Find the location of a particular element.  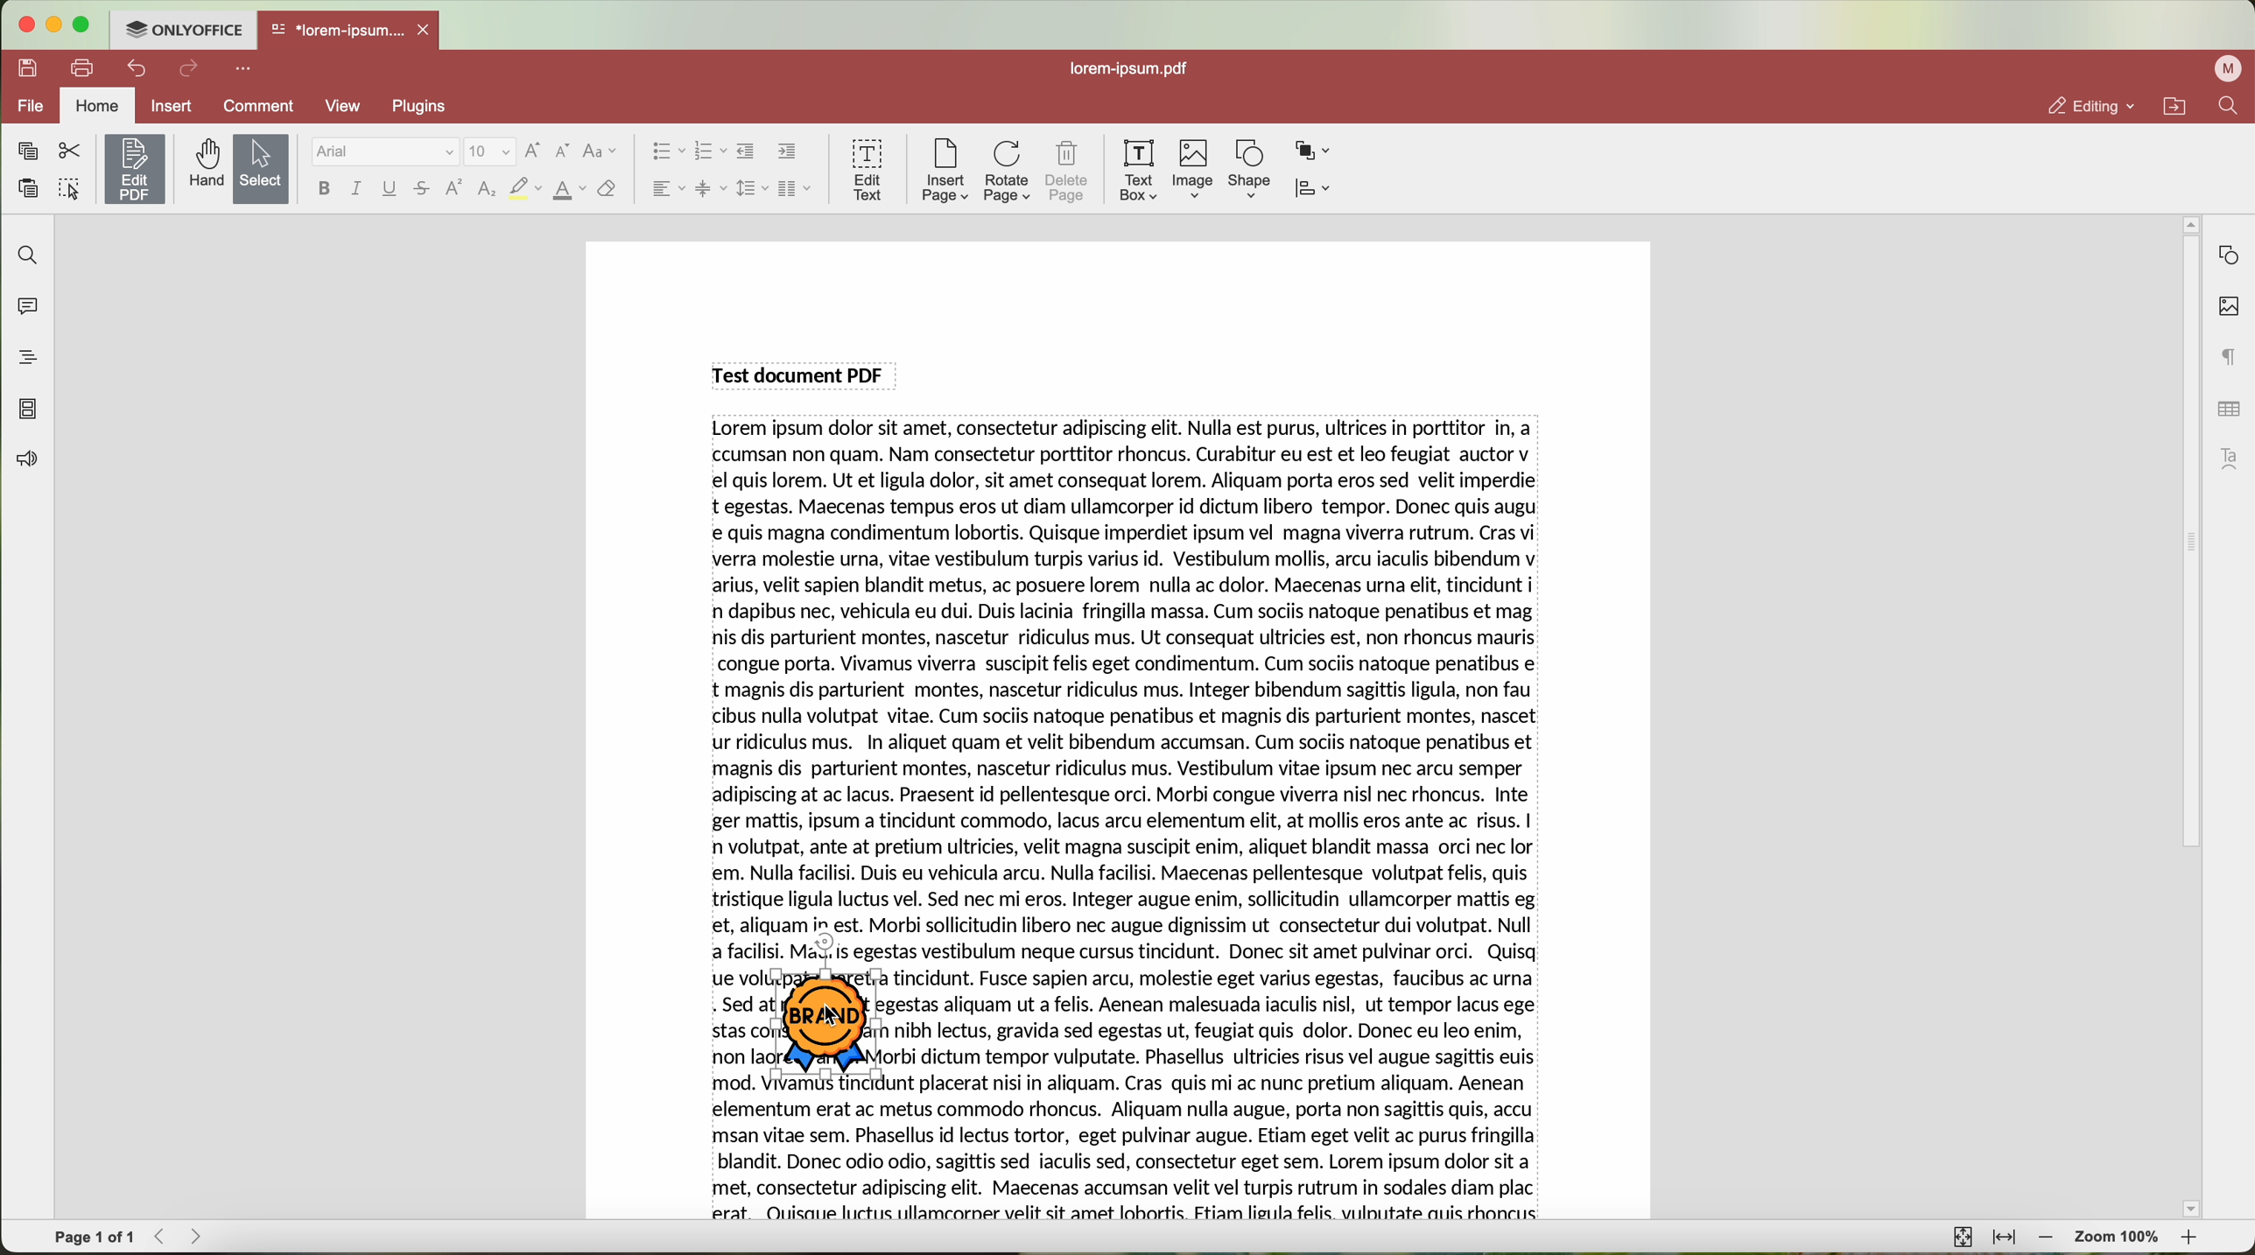

bullet list is located at coordinates (664, 152).